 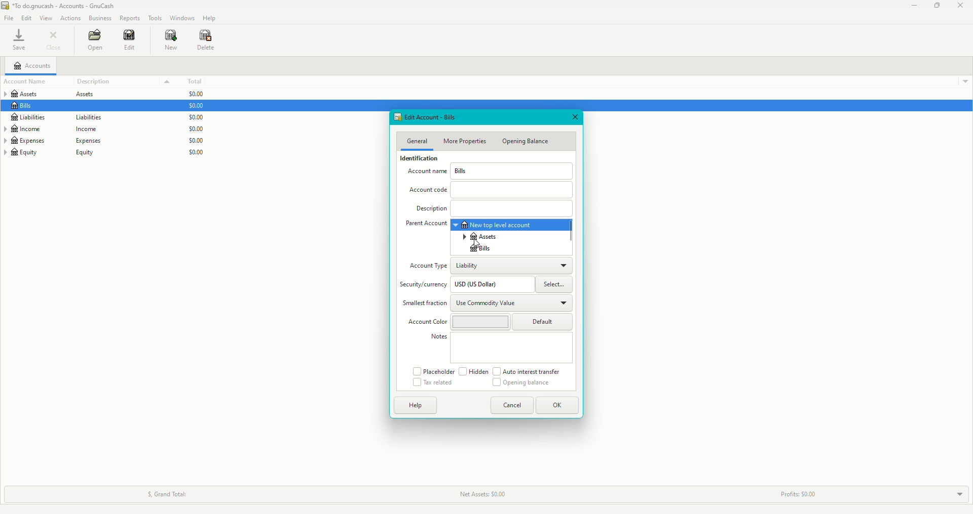 What do you see at coordinates (420, 159) in the screenshot?
I see `Identification` at bounding box center [420, 159].